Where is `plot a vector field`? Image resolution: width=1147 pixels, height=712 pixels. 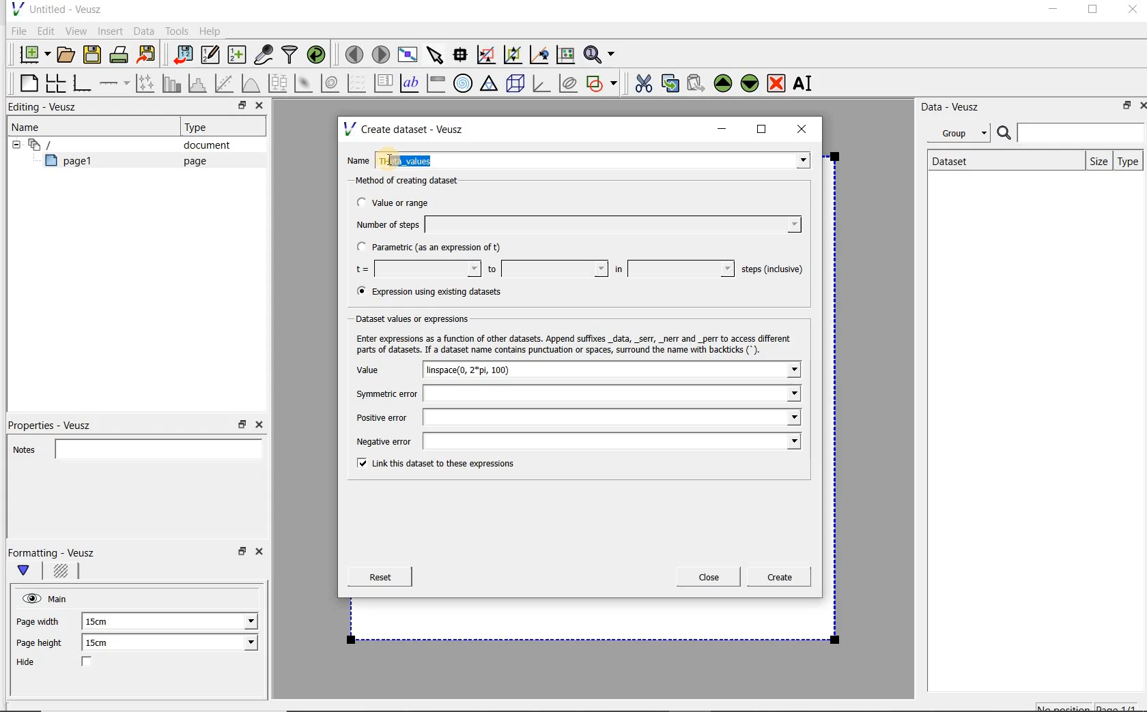 plot a vector field is located at coordinates (357, 82).